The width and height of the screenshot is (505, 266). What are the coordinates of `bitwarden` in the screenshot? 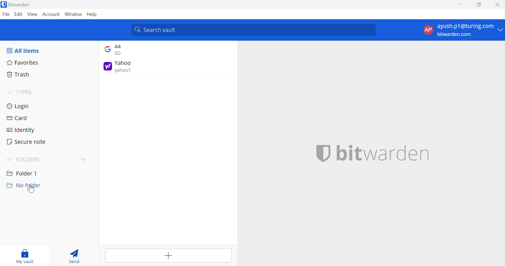 It's located at (384, 154).